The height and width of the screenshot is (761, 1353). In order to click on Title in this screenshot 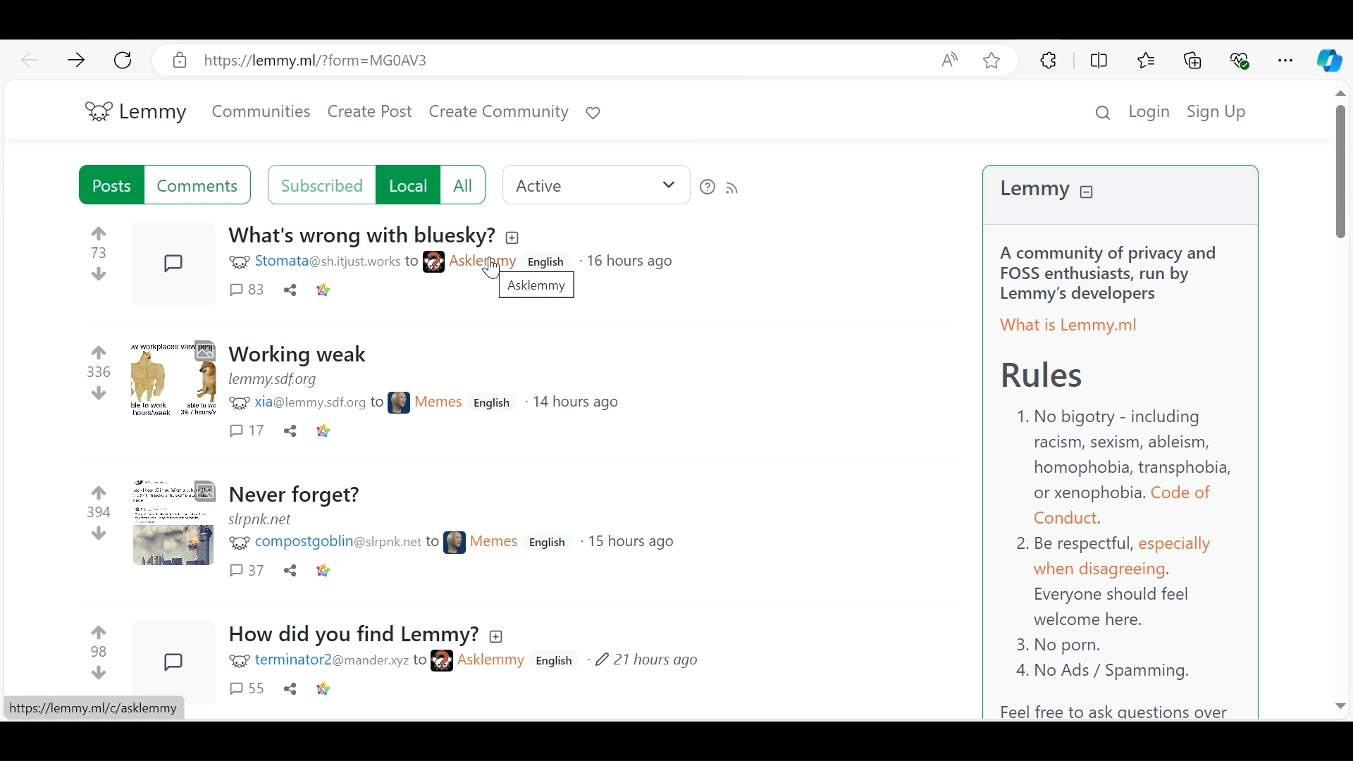, I will do `click(302, 355)`.